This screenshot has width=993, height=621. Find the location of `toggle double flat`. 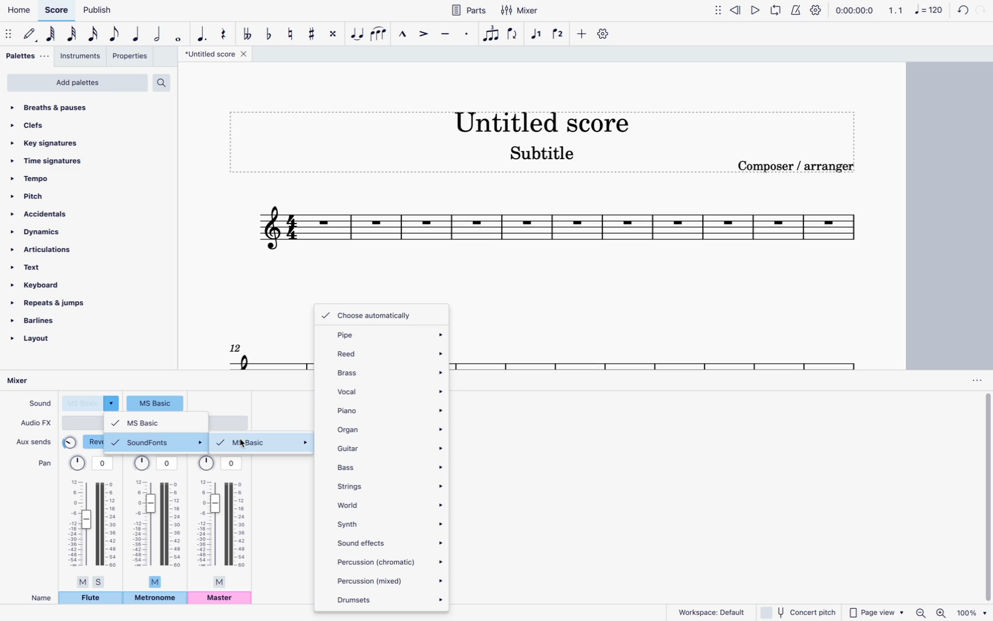

toggle double flat is located at coordinates (247, 34).